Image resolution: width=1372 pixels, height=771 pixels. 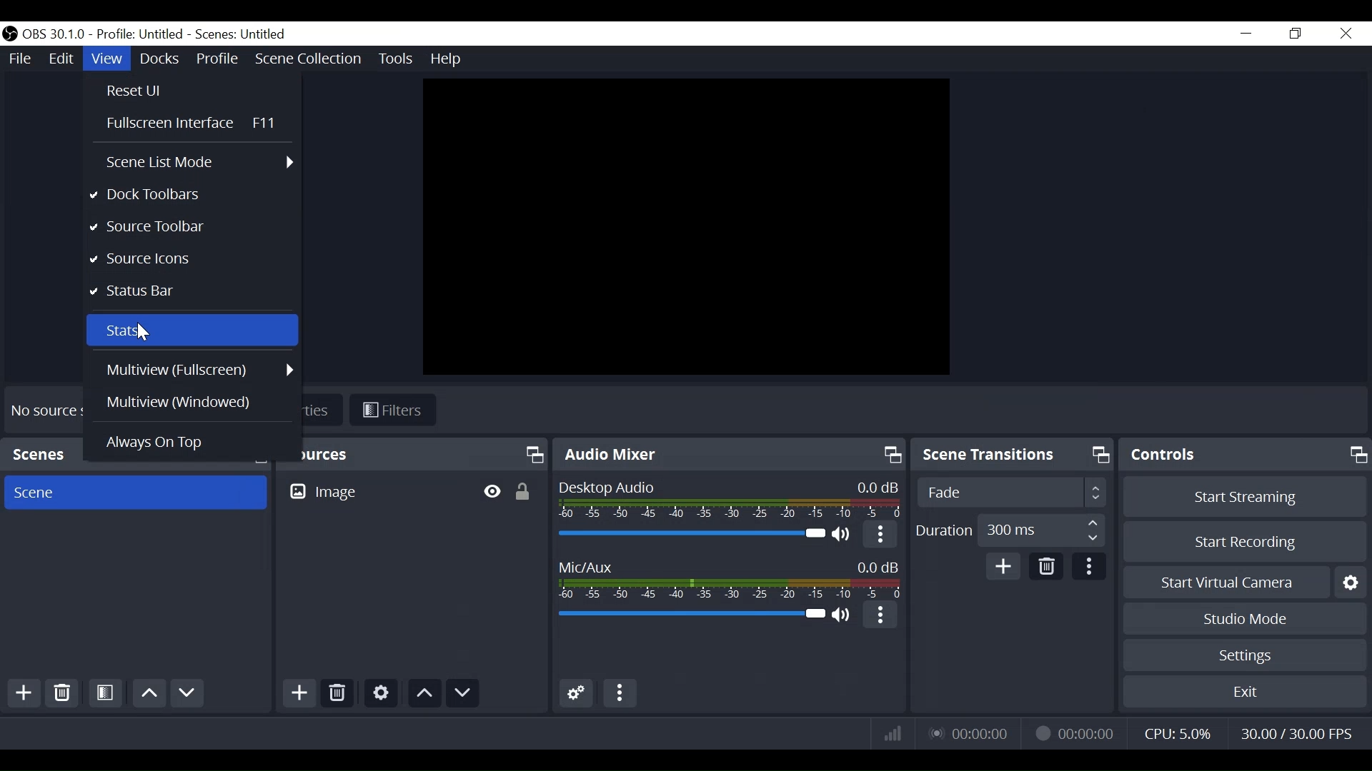 What do you see at coordinates (842, 618) in the screenshot?
I see `(un)mute` at bounding box center [842, 618].